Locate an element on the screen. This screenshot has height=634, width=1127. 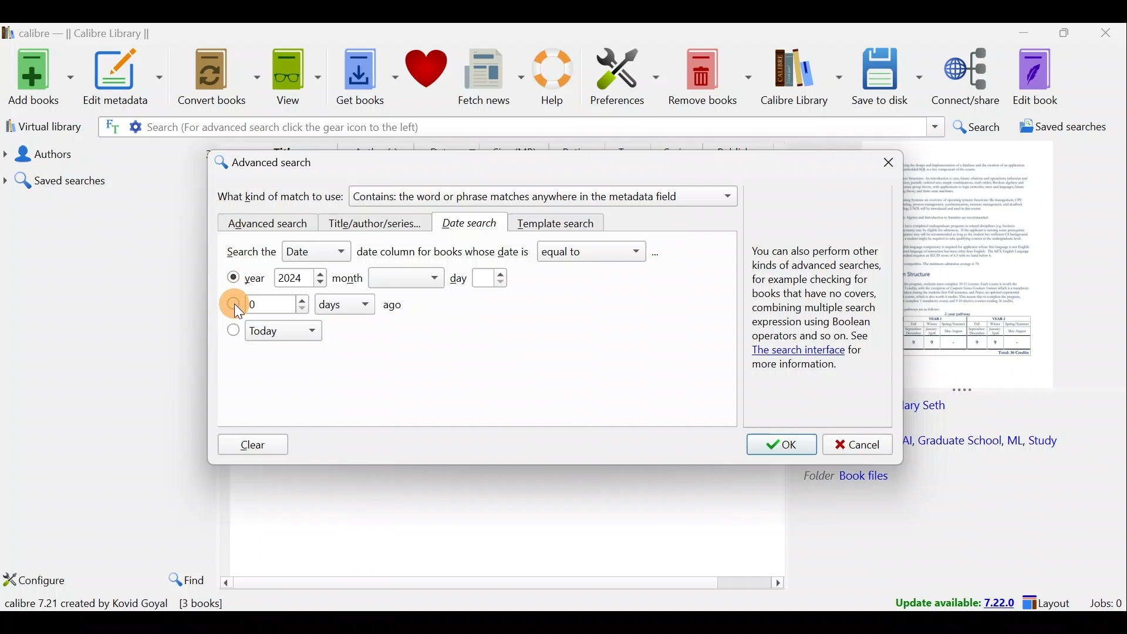
How many days ago? is located at coordinates (369, 304).